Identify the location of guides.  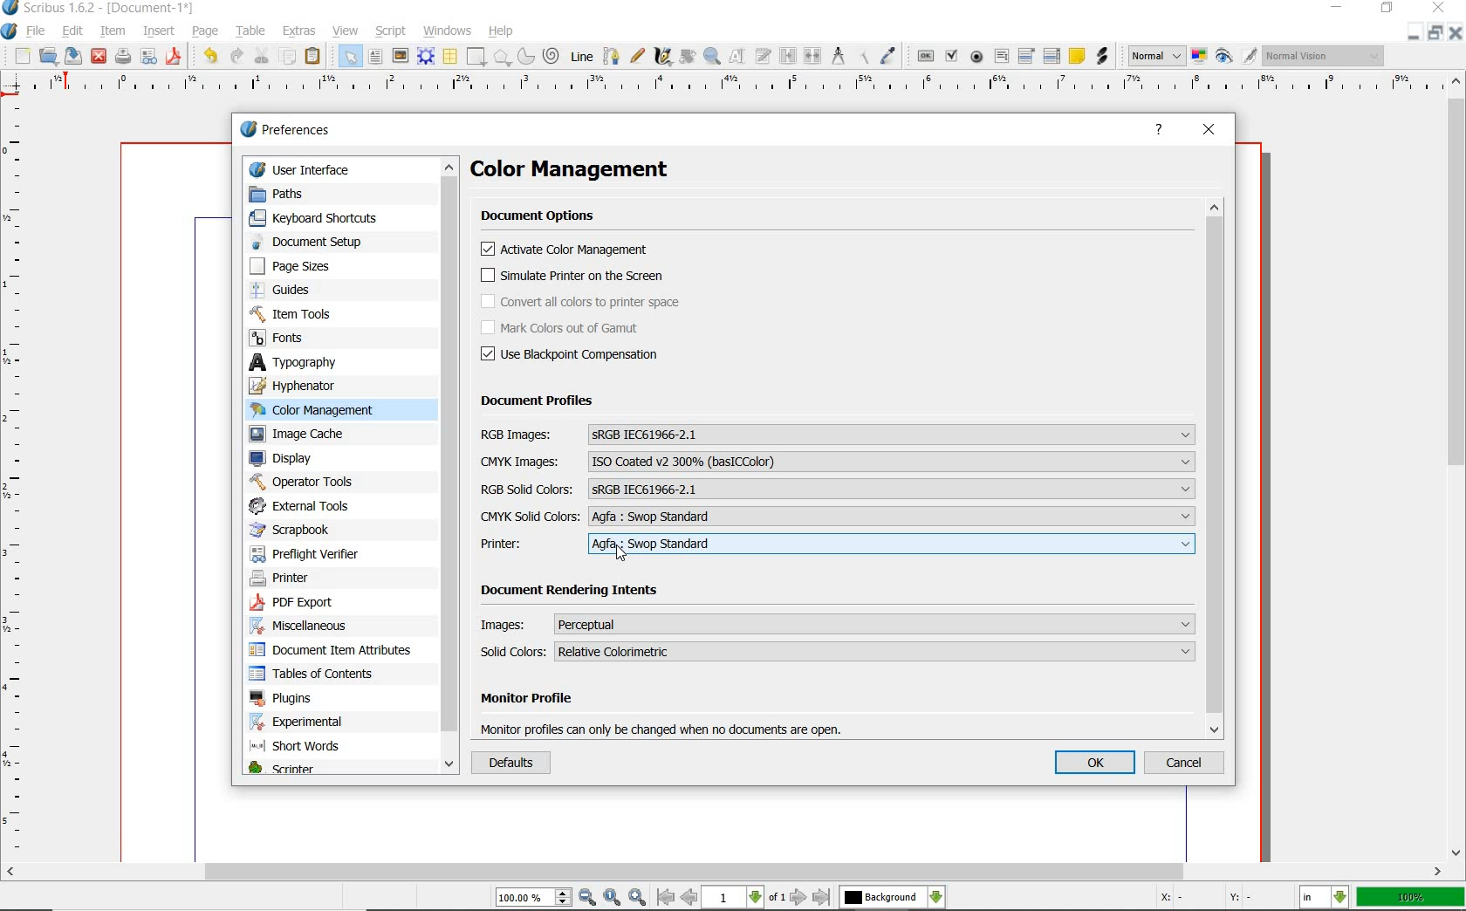
(315, 291).